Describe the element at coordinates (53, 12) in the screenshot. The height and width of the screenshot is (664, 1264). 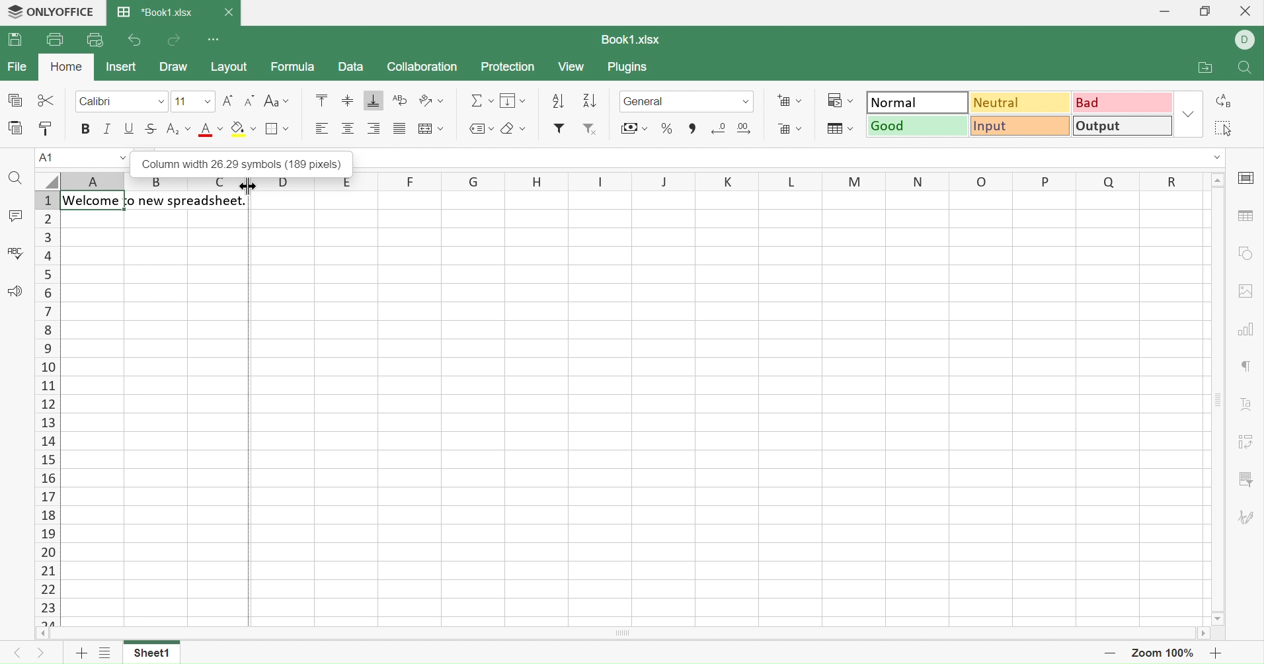
I see `ONLYOFFICE` at that location.